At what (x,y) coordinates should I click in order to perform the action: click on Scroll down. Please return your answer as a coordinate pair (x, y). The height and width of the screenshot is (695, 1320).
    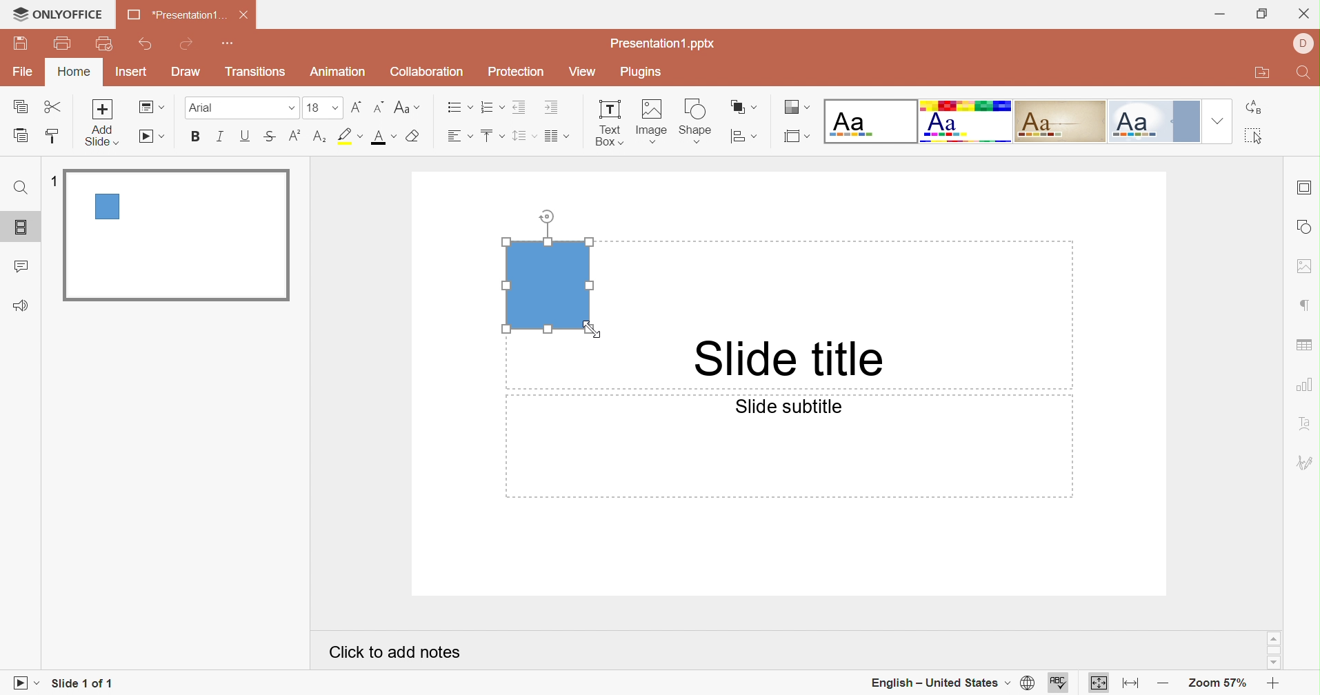
    Looking at the image, I should click on (1272, 663).